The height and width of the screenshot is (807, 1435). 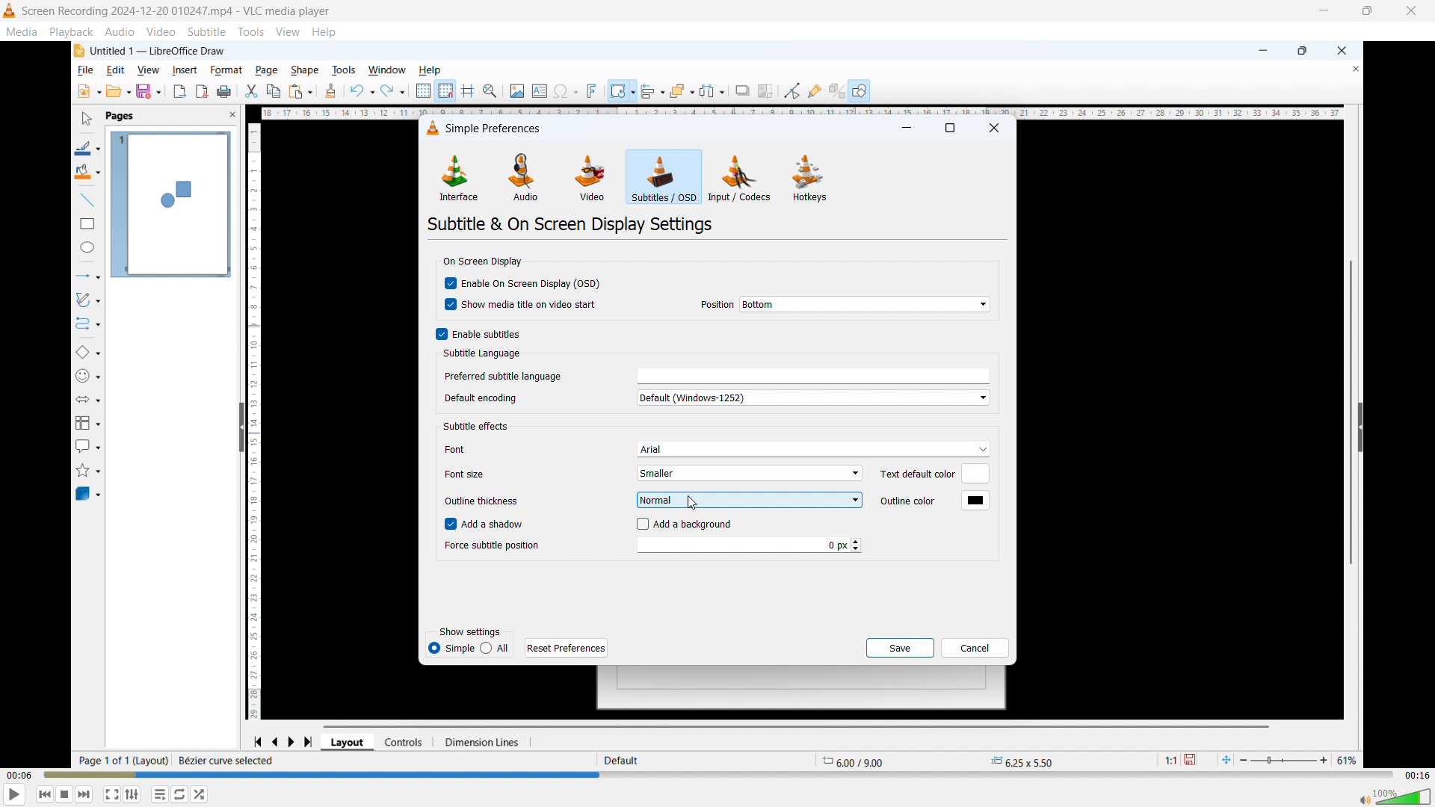 What do you see at coordinates (691, 503) in the screenshot?
I see `Cursor` at bounding box center [691, 503].